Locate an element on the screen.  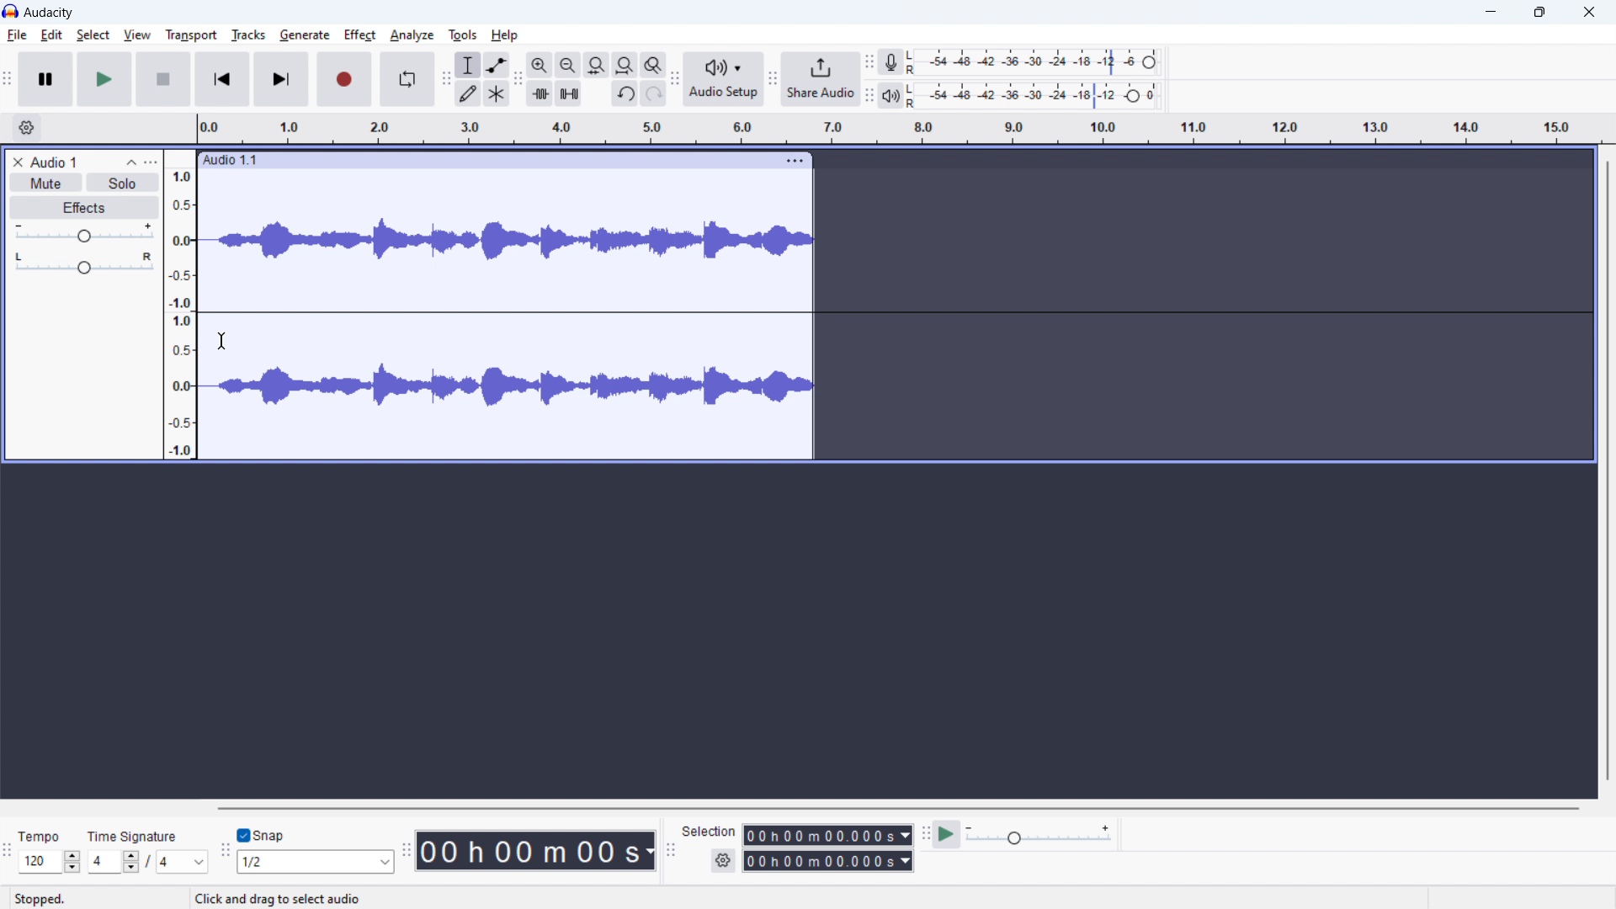
track options is located at coordinates (795, 161).